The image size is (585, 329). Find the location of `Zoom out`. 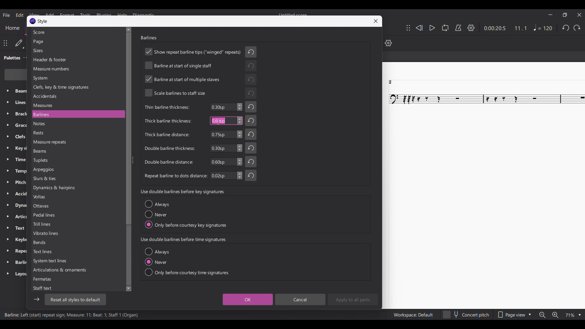

Zoom out is located at coordinates (542, 315).